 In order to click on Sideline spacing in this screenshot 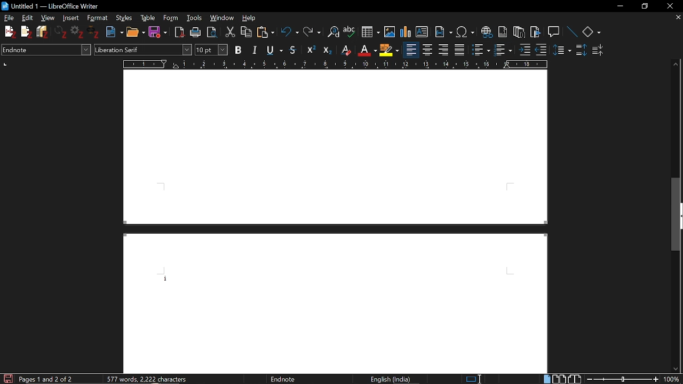, I will do `click(562, 51)`.